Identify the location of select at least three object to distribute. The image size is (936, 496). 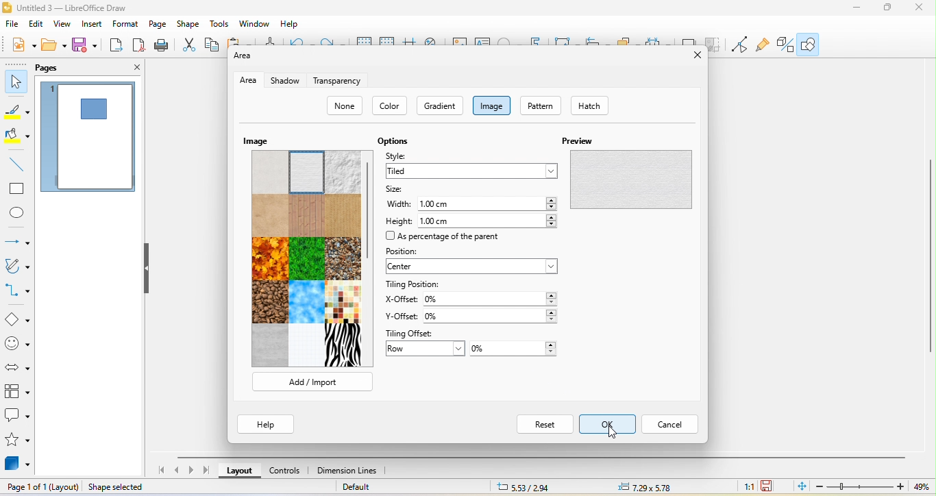
(657, 40).